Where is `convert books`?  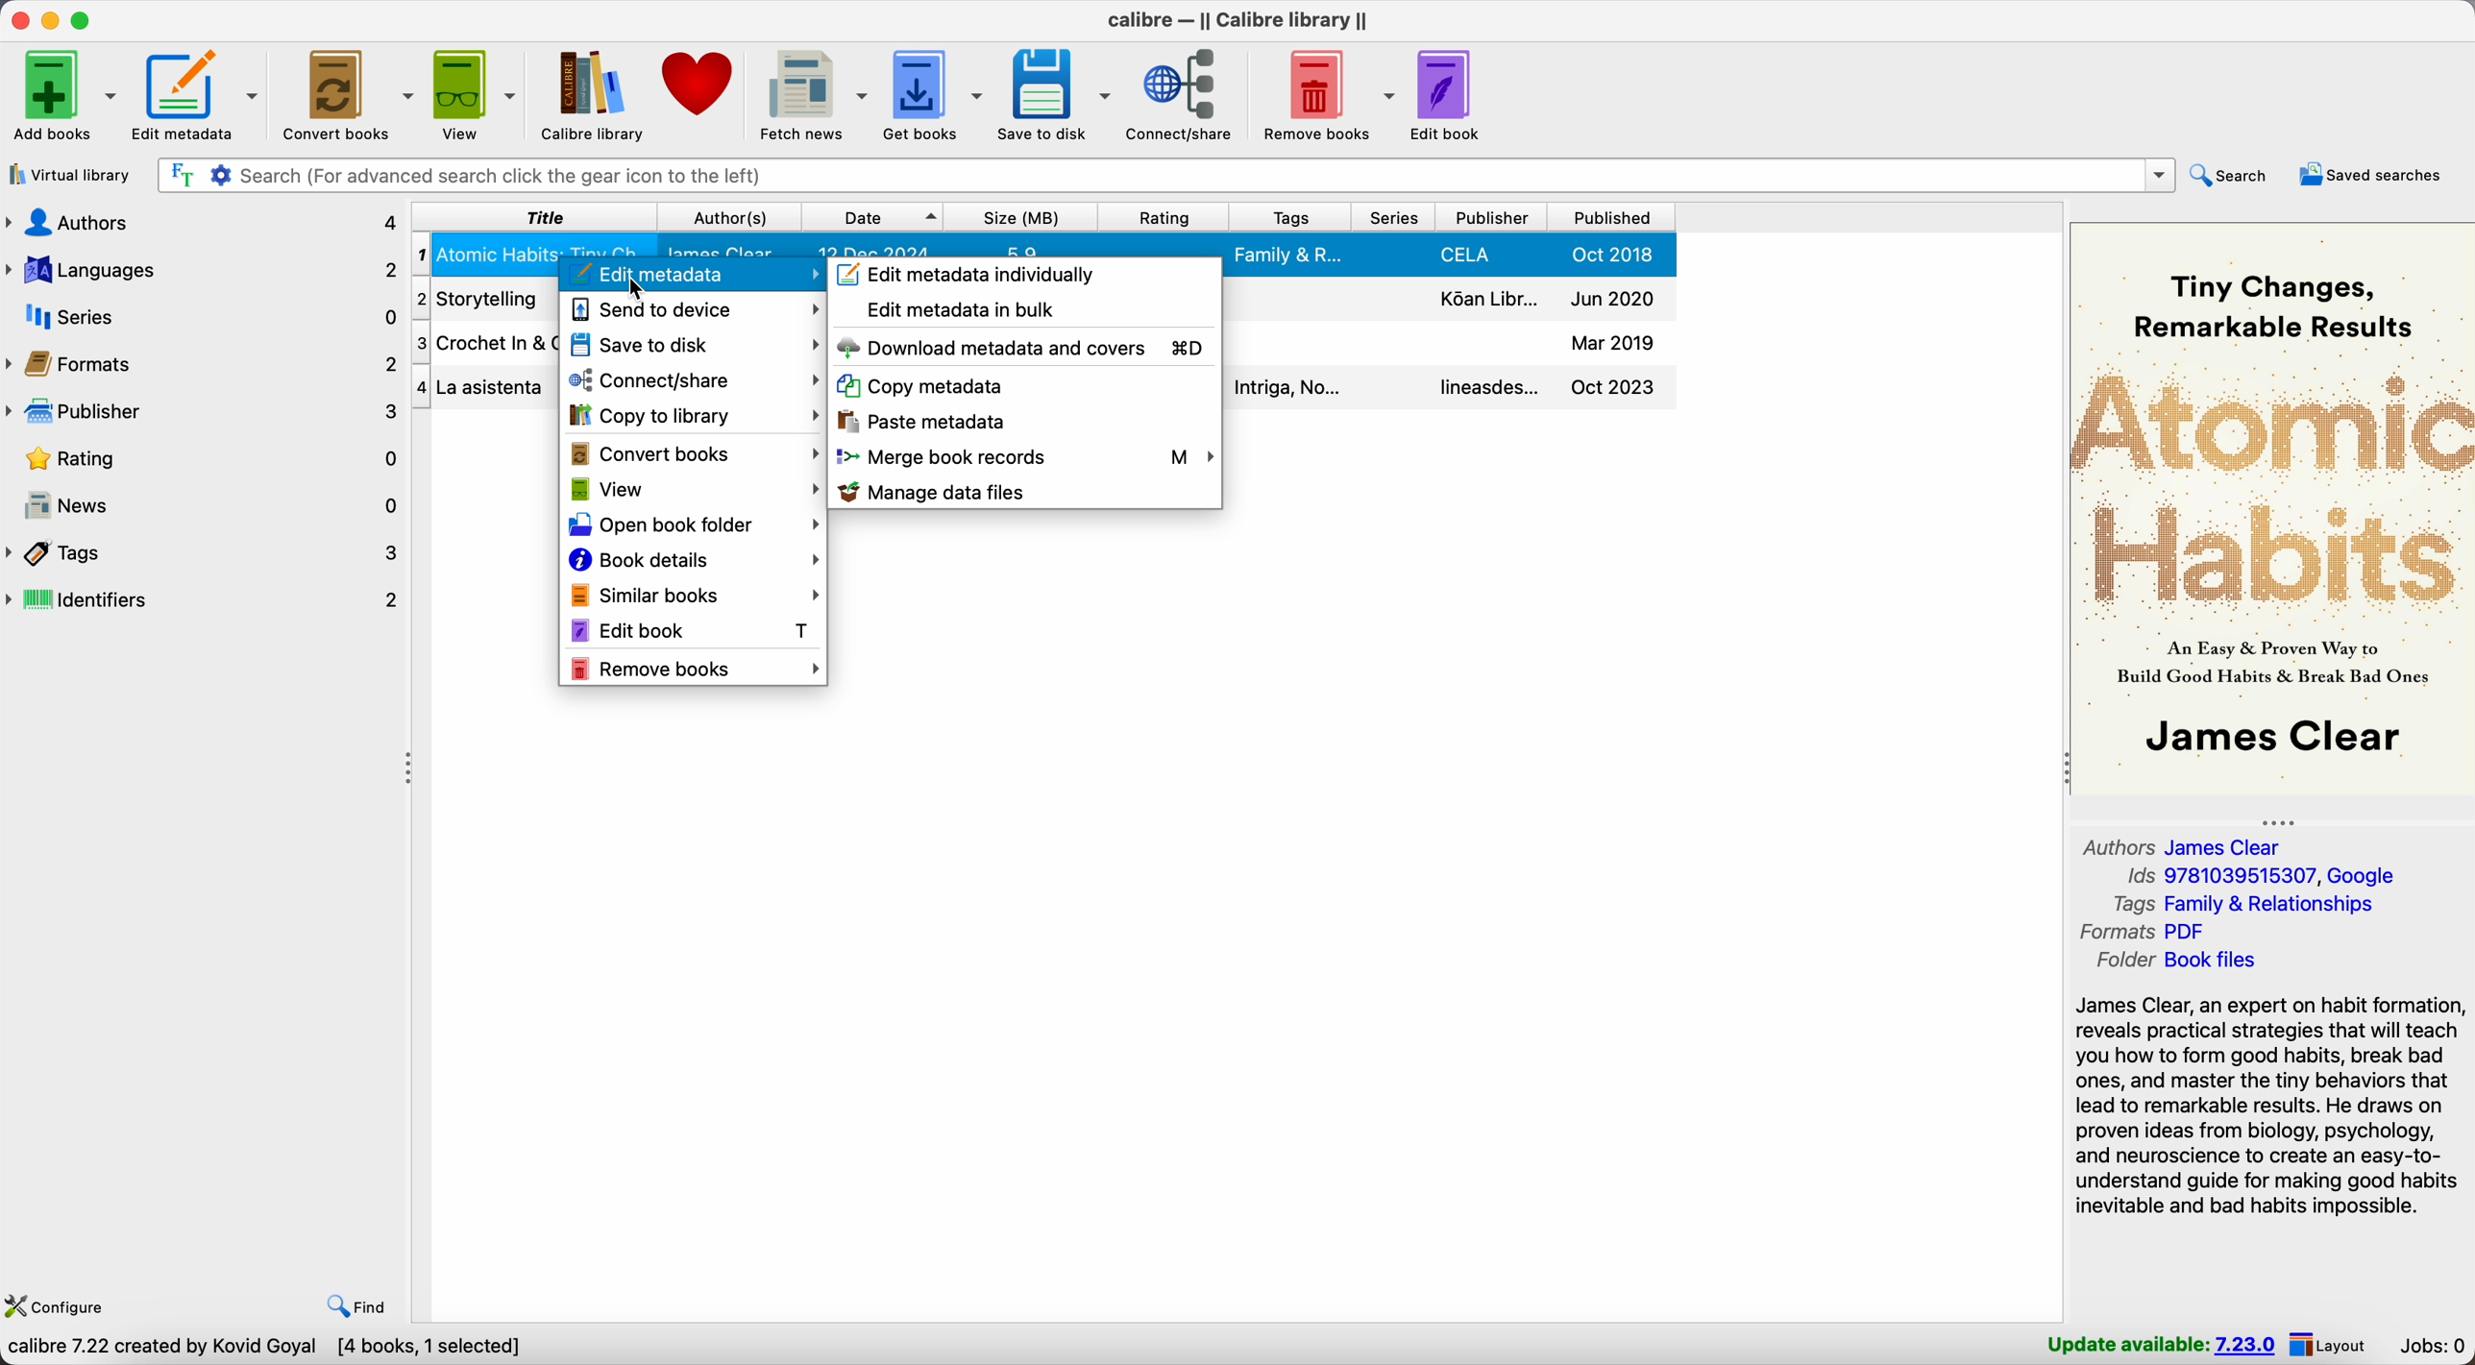
convert books is located at coordinates (693, 454).